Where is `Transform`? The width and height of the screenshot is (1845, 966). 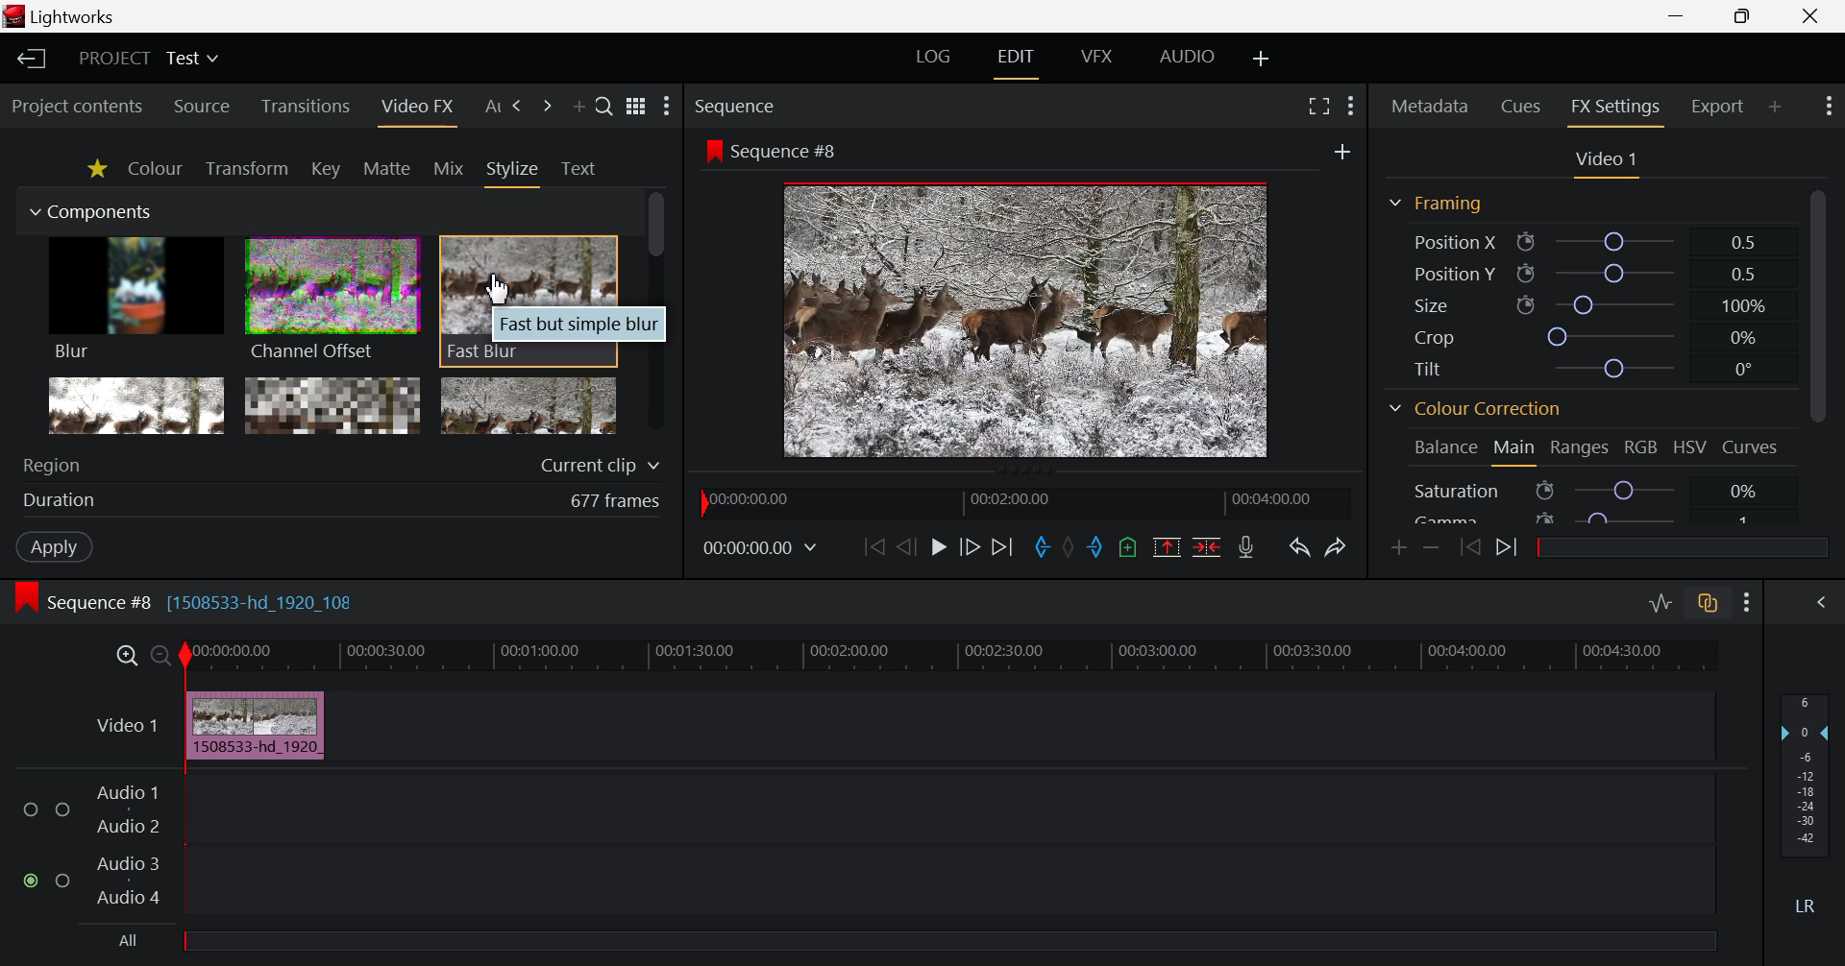 Transform is located at coordinates (248, 168).